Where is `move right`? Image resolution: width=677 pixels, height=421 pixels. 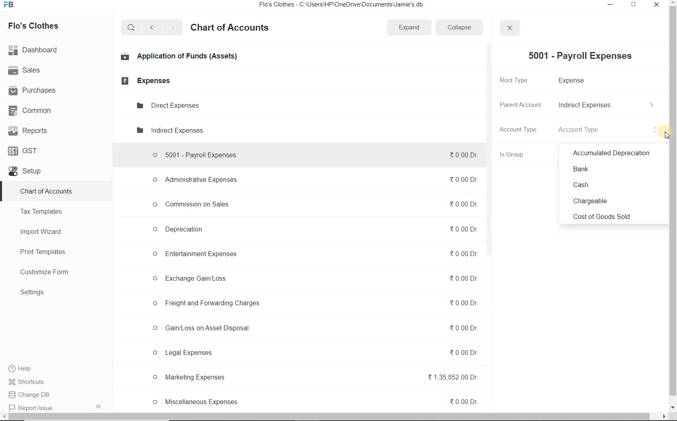
move right is located at coordinates (663, 417).